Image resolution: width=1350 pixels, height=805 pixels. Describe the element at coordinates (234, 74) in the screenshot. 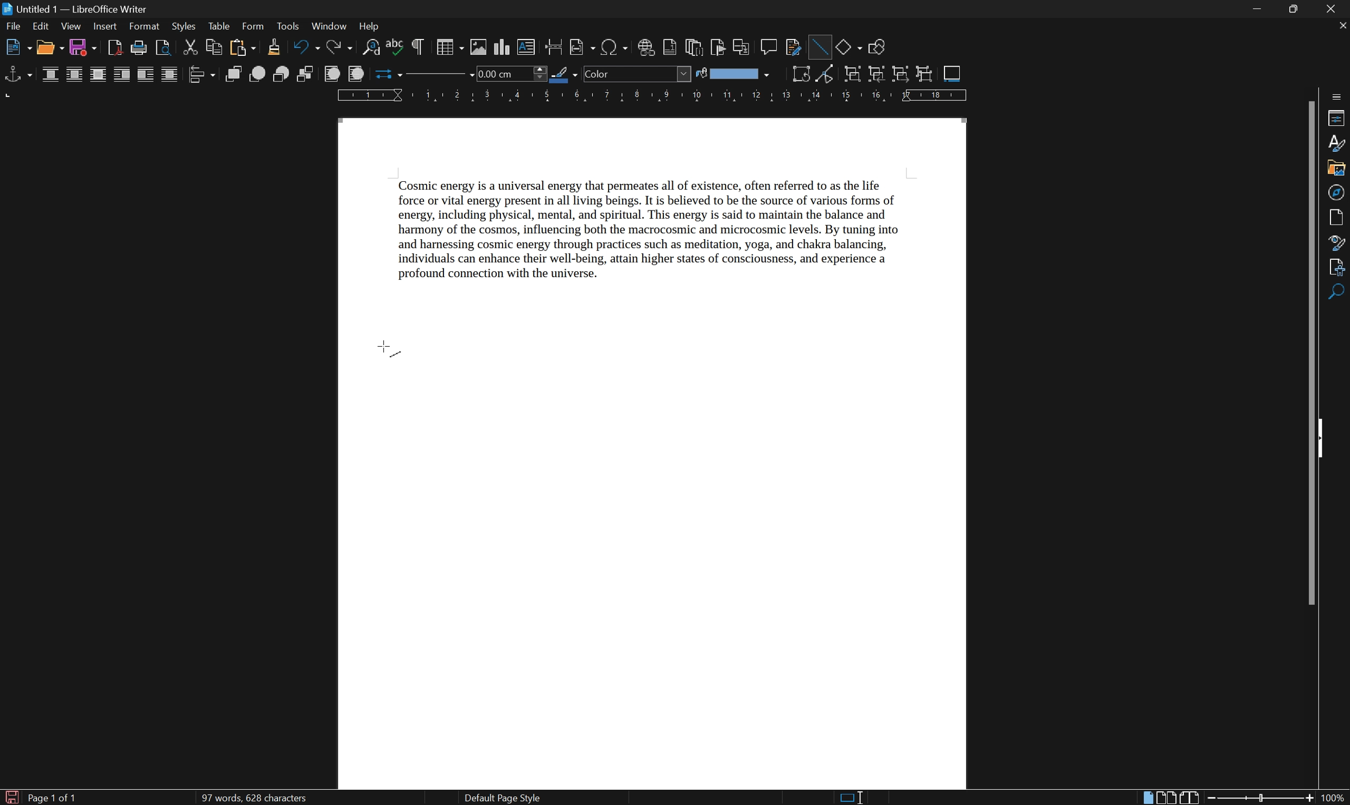

I see `bring to front` at that location.